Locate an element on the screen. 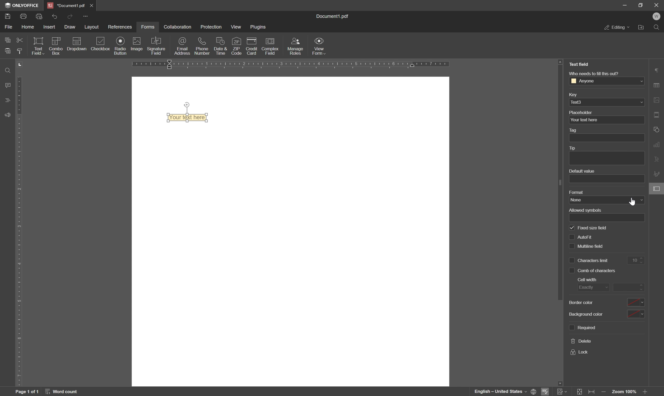 This screenshot has width=664, height=396. radio button is located at coordinates (119, 46).